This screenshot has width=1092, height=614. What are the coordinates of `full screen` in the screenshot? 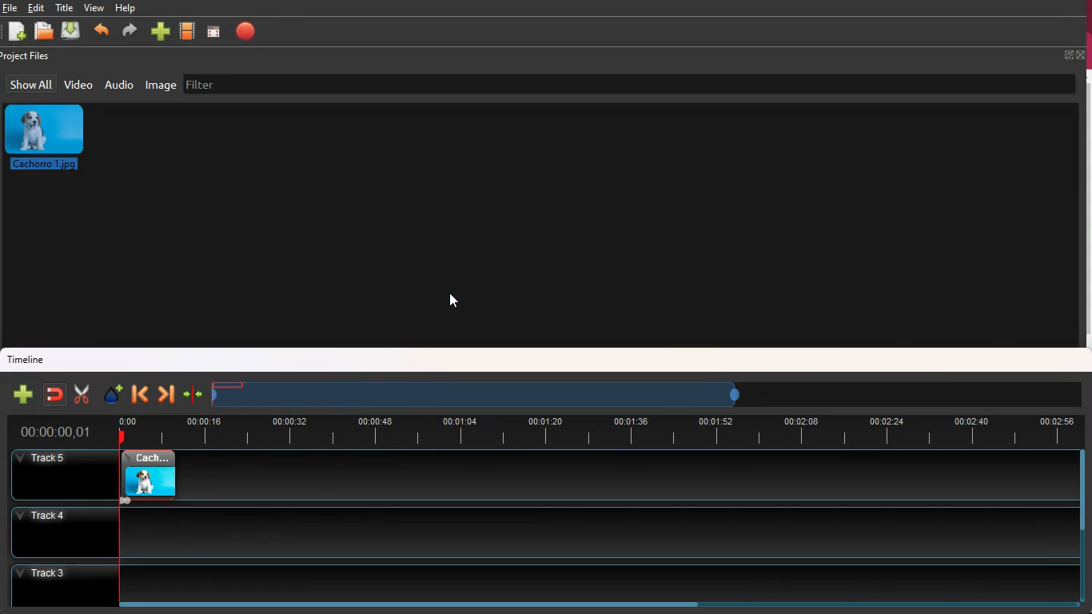 It's located at (1074, 56).